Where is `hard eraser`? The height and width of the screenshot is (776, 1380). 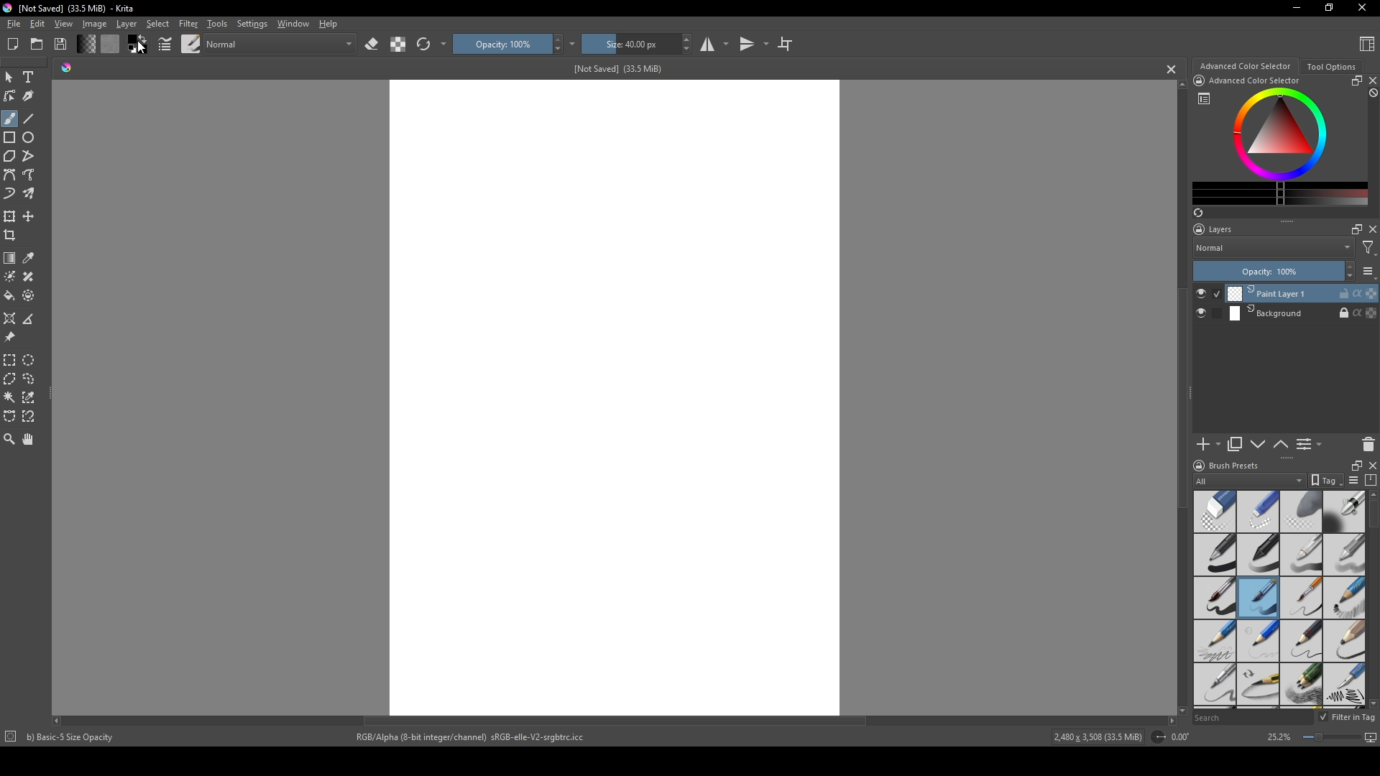
hard eraser is located at coordinates (1257, 511).